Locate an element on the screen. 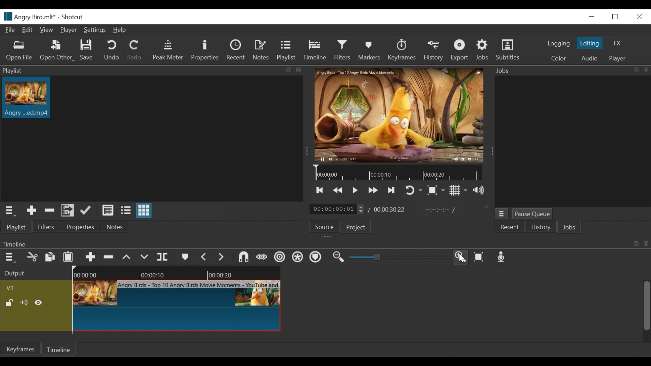  Peak Meter is located at coordinates (167, 50).